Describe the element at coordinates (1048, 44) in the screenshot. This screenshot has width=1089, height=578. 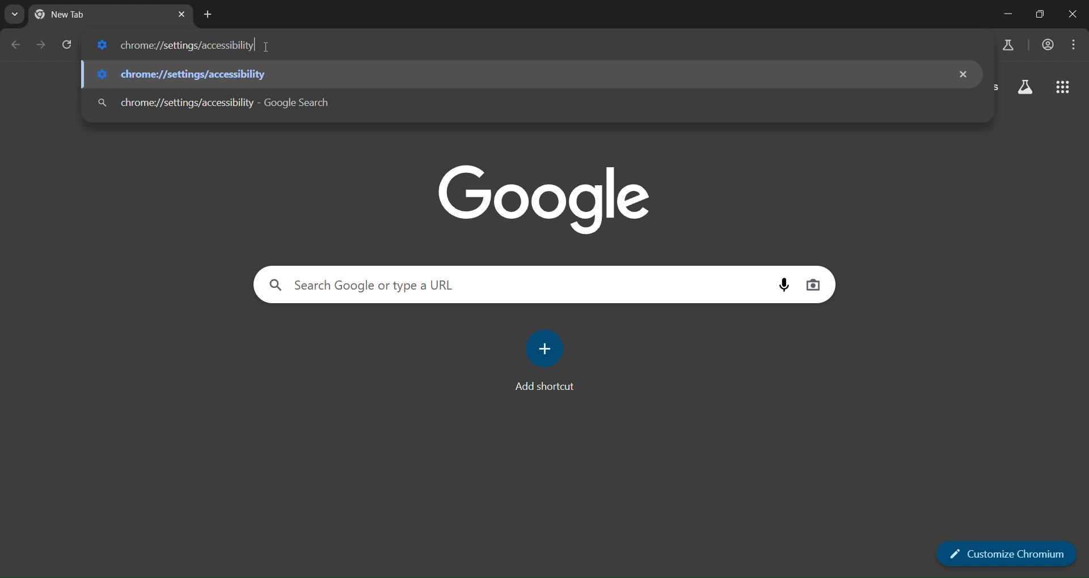
I see `accounts` at that location.